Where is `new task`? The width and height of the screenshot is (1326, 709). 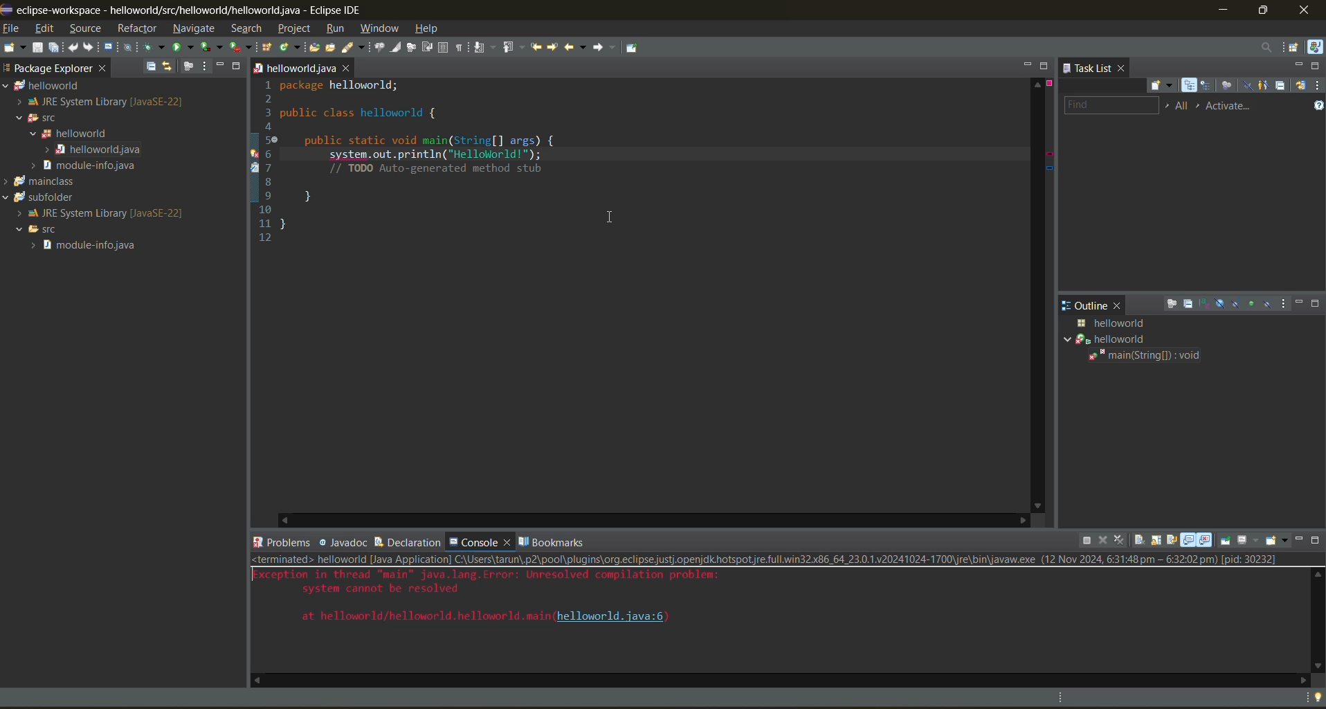
new task is located at coordinates (1164, 84).